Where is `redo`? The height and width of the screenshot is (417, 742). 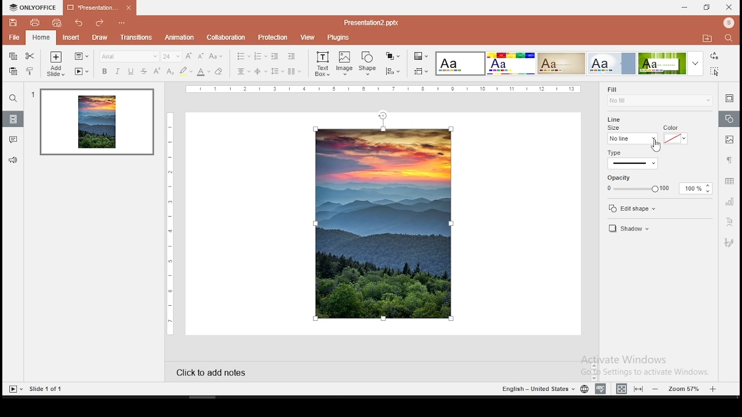 redo is located at coordinates (100, 24).